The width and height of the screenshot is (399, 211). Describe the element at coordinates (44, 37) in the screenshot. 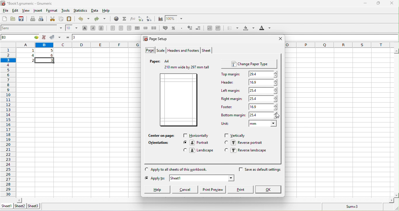

I see `cancel change` at that location.